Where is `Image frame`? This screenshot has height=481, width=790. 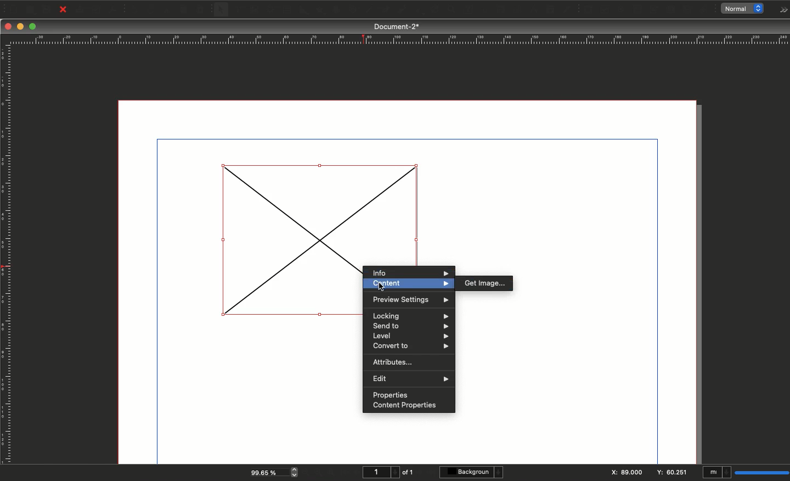
Image frame is located at coordinates (256, 11).